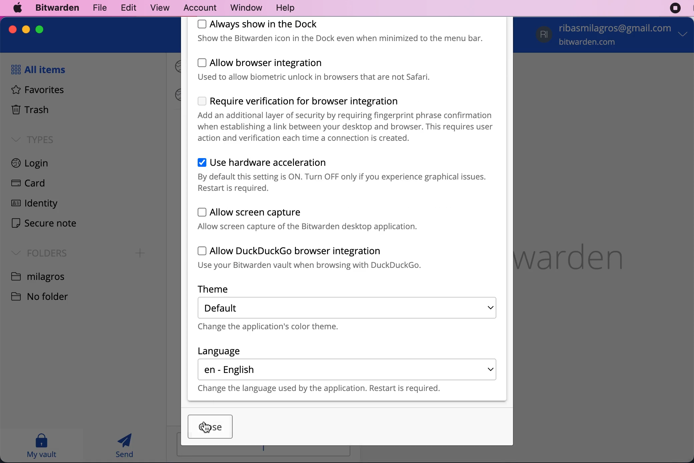 This screenshot has height=463, width=694. I want to click on minimize, so click(26, 29).